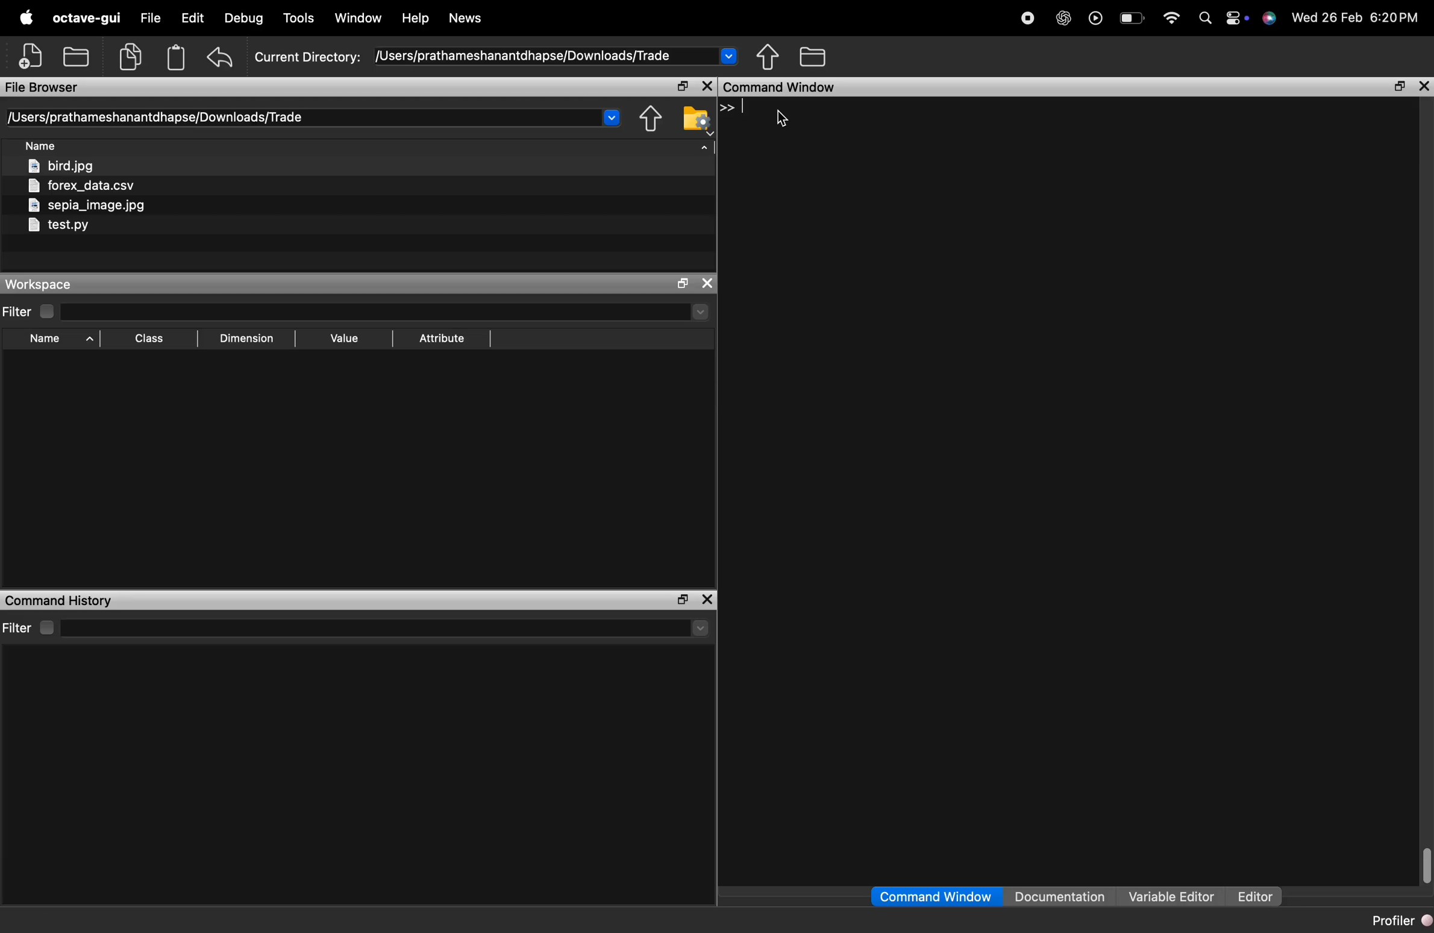 Image resolution: width=1434 pixels, height=933 pixels. What do you see at coordinates (177, 57) in the screenshot?
I see `clipboard` at bounding box center [177, 57].